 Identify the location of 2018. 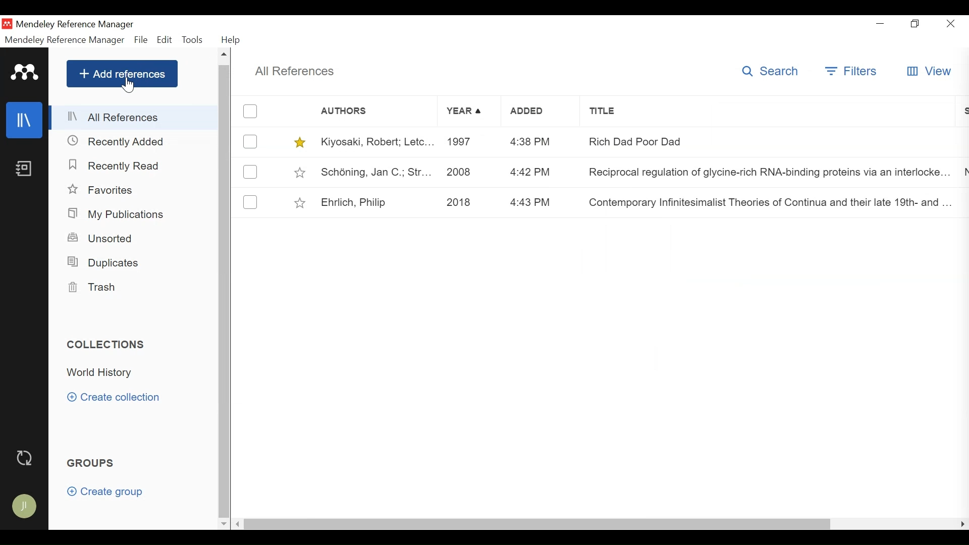
(468, 203).